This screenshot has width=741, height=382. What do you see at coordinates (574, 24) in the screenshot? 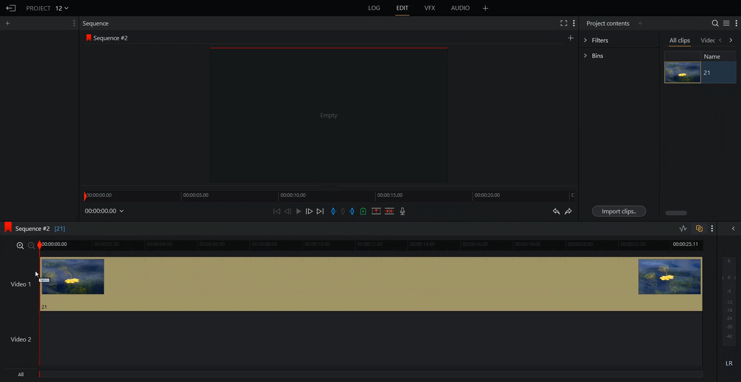
I see `Show Setting Menu` at bounding box center [574, 24].